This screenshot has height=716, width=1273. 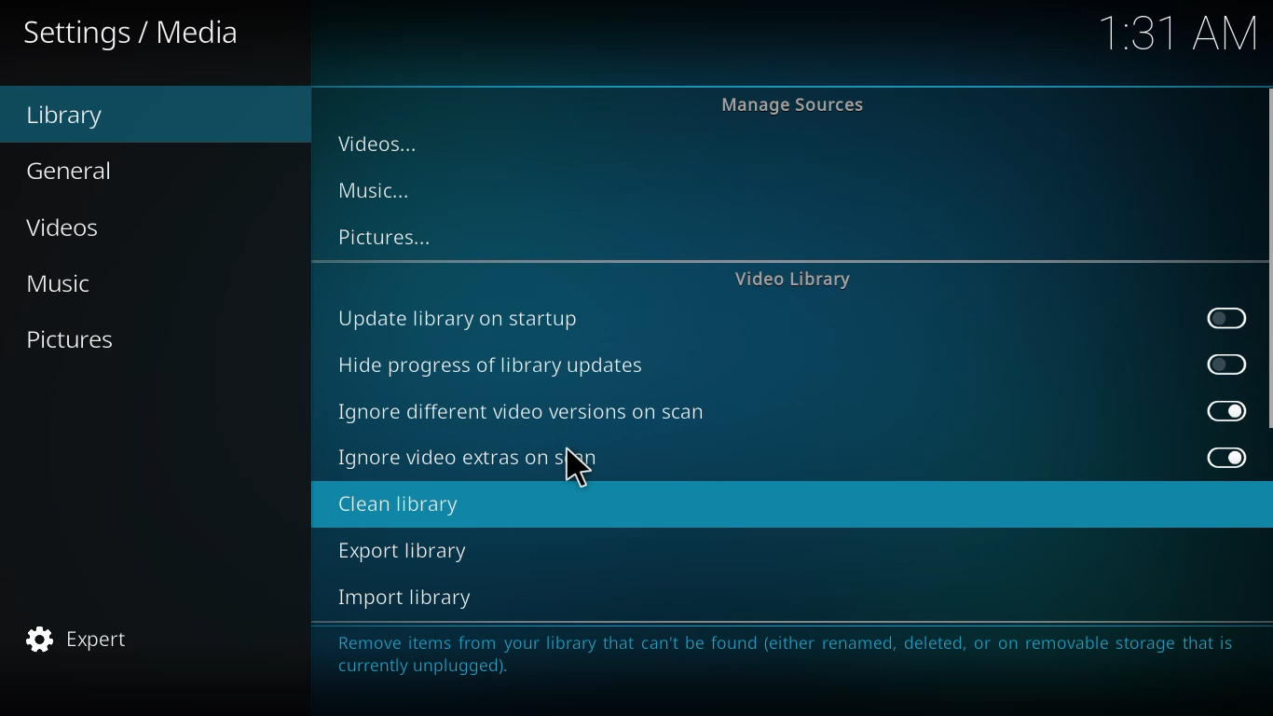 I want to click on enabled, so click(x=1227, y=459).